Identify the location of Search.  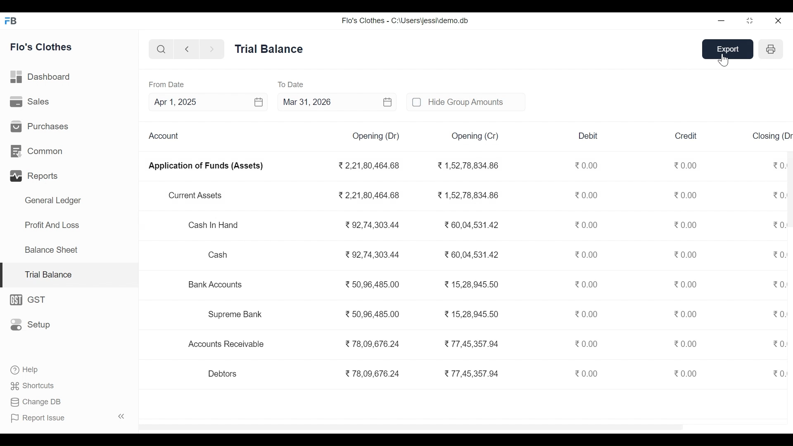
(159, 49).